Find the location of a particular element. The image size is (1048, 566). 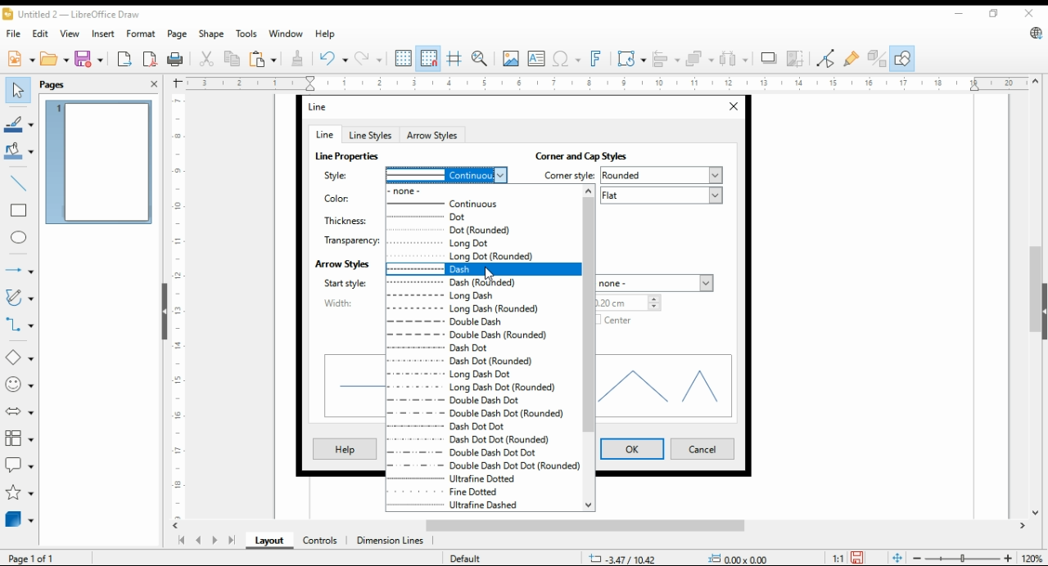

double dash dot dot  is located at coordinates (472, 452).